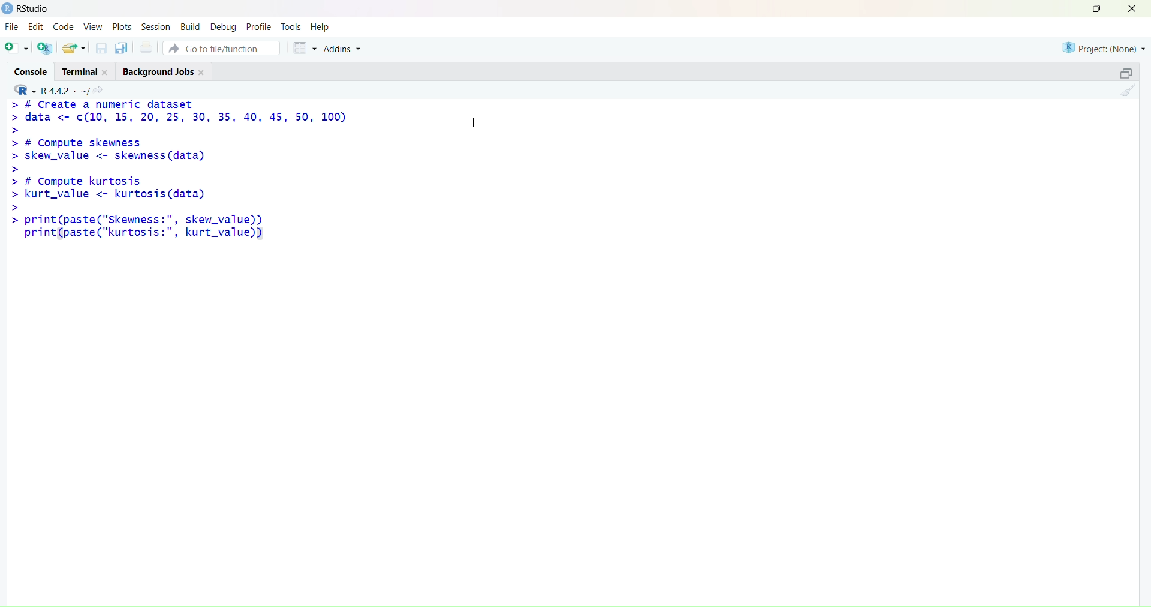 Image resolution: width=1151 pixels, height=607 pixels. I want to click on Project (None), so click(1104, 49).